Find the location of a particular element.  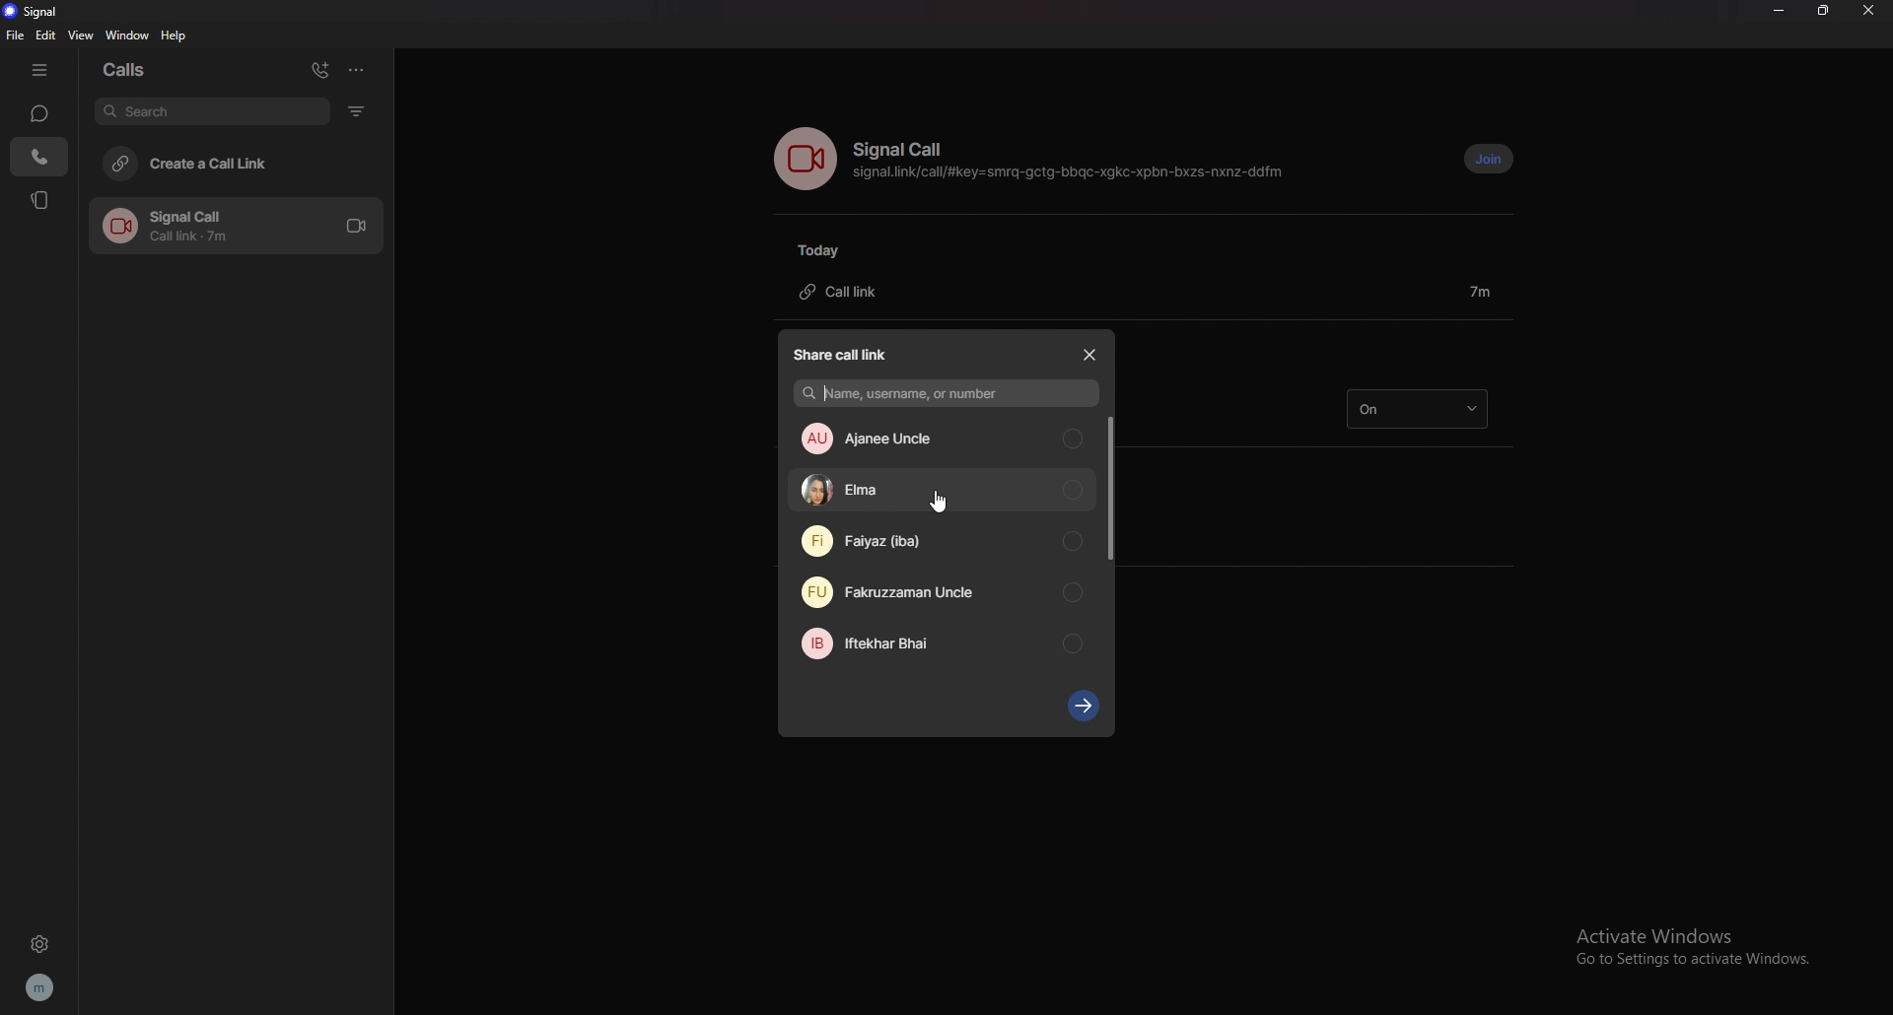

call is located at coordinates (235, 226).